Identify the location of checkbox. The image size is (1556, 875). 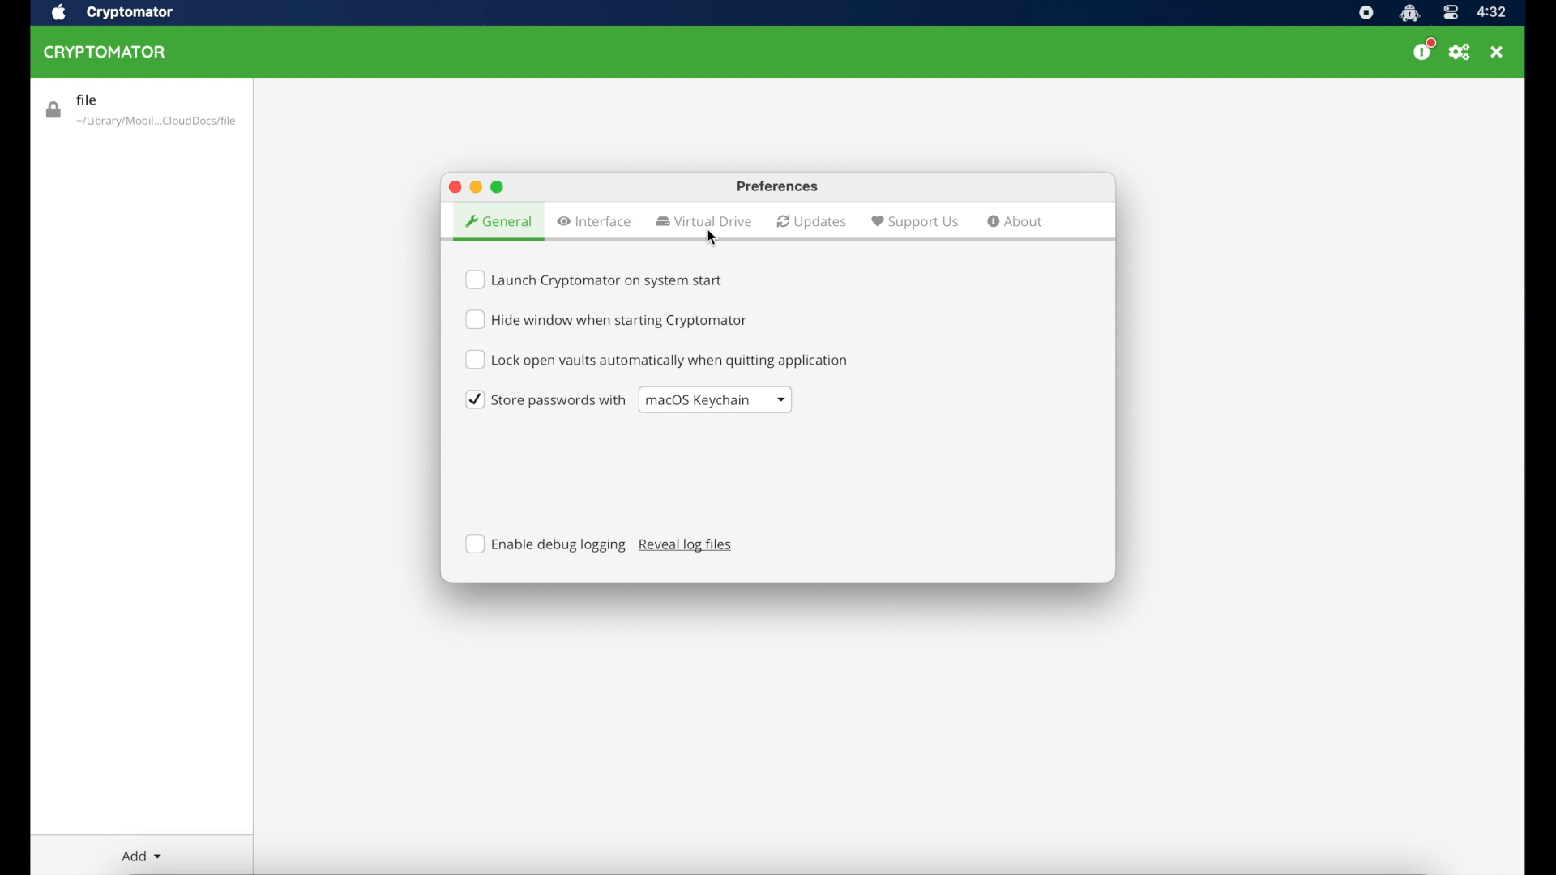
(606, 320).